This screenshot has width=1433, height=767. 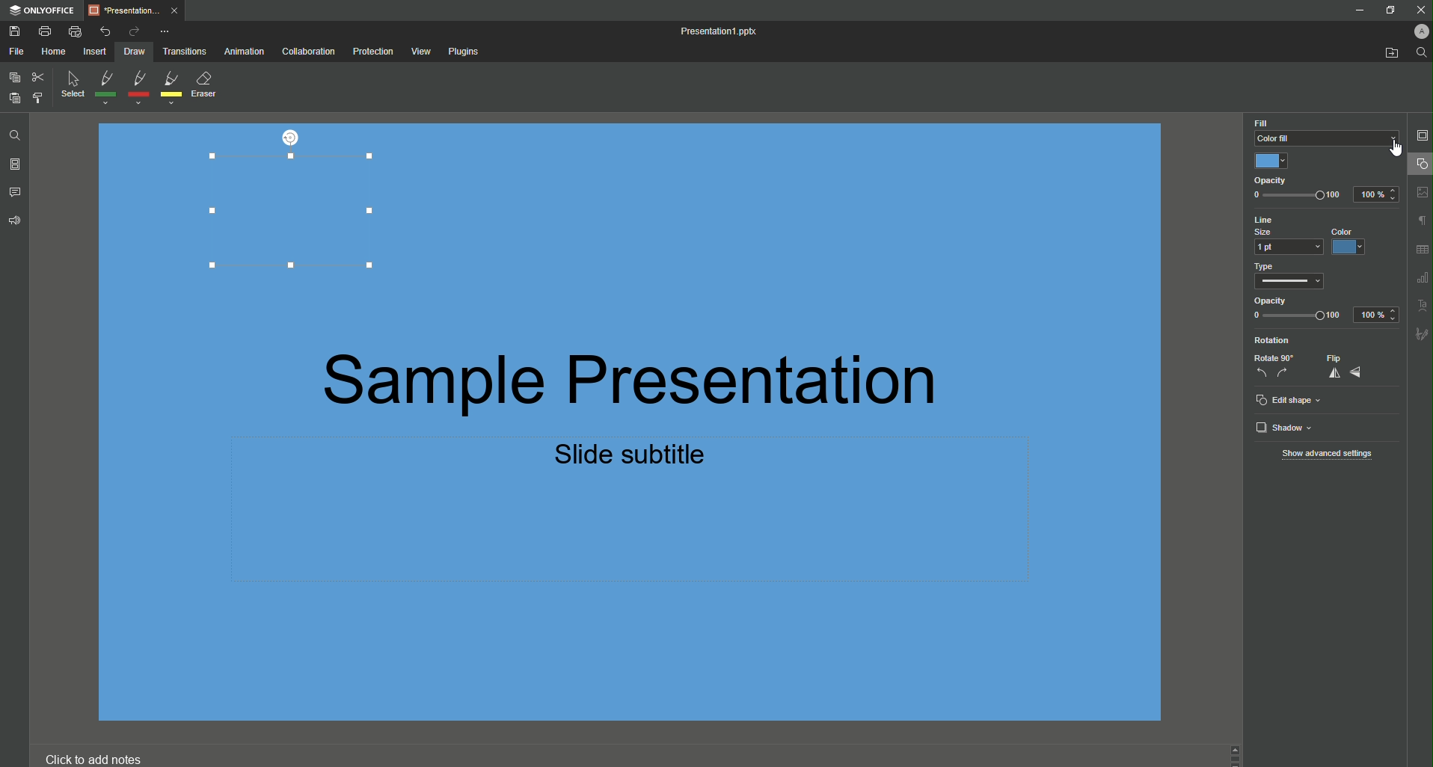 I want to click on Slides, so click(x=16, y=164).